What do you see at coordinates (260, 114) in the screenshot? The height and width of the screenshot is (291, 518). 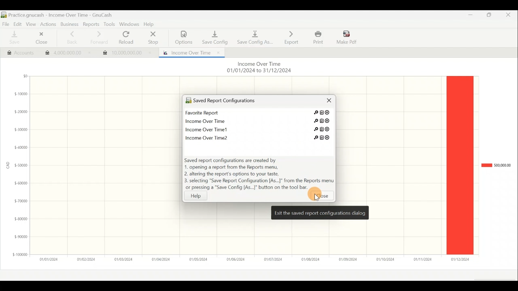 I see `Saved report 1` at bounding box center [260, 114].